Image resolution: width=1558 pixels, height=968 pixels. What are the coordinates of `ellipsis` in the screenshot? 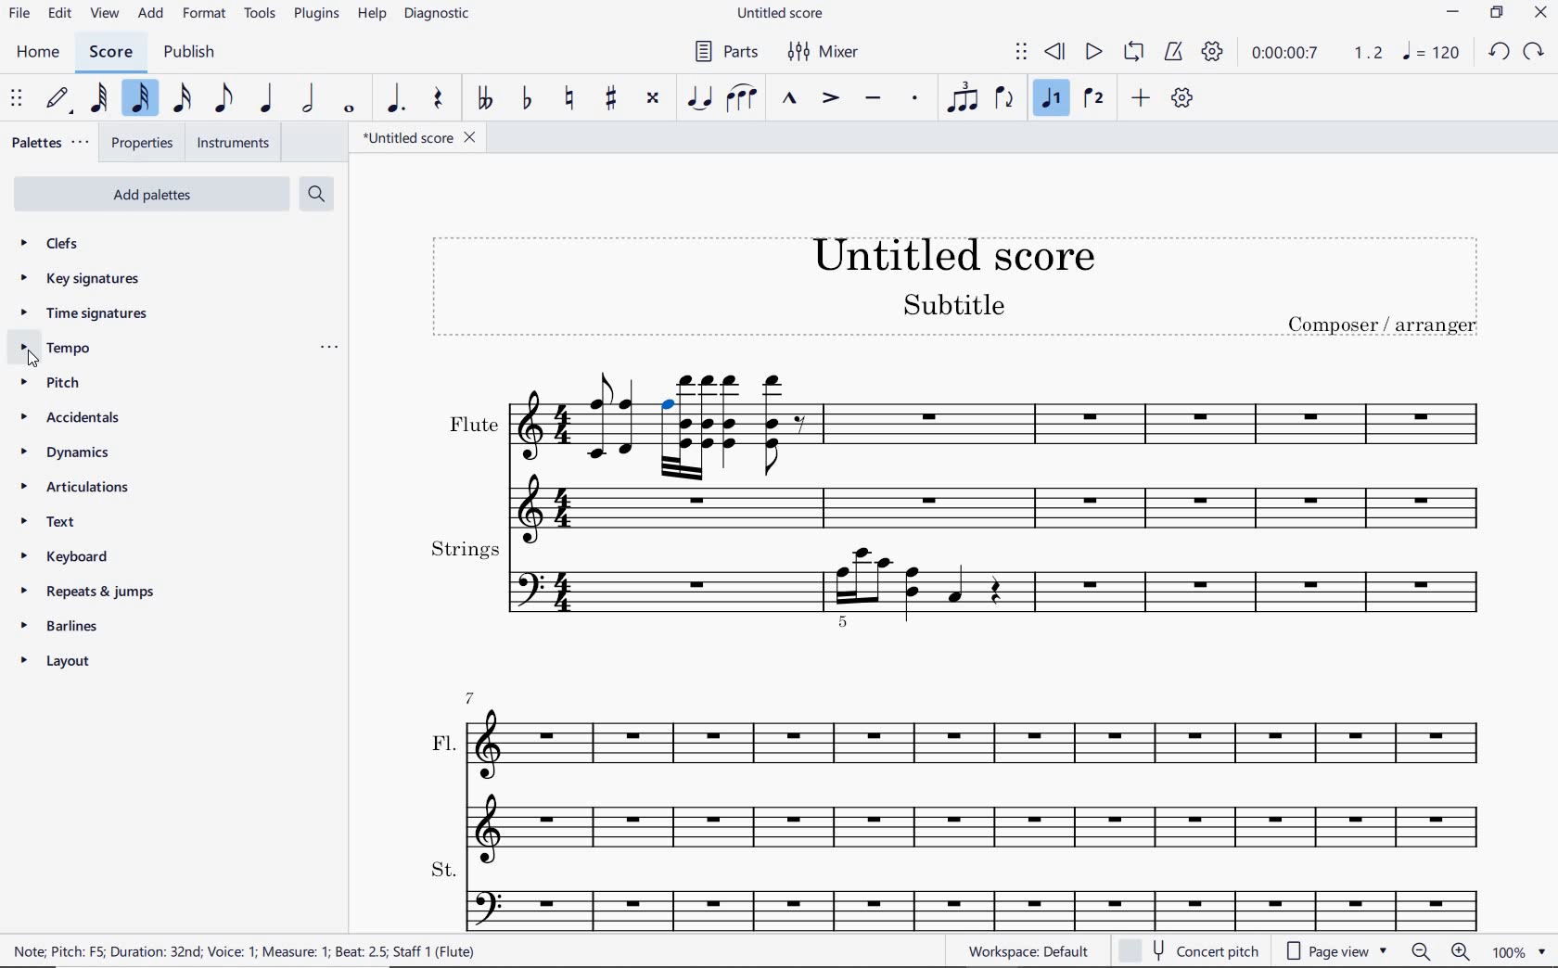 It's located at (326, 344).